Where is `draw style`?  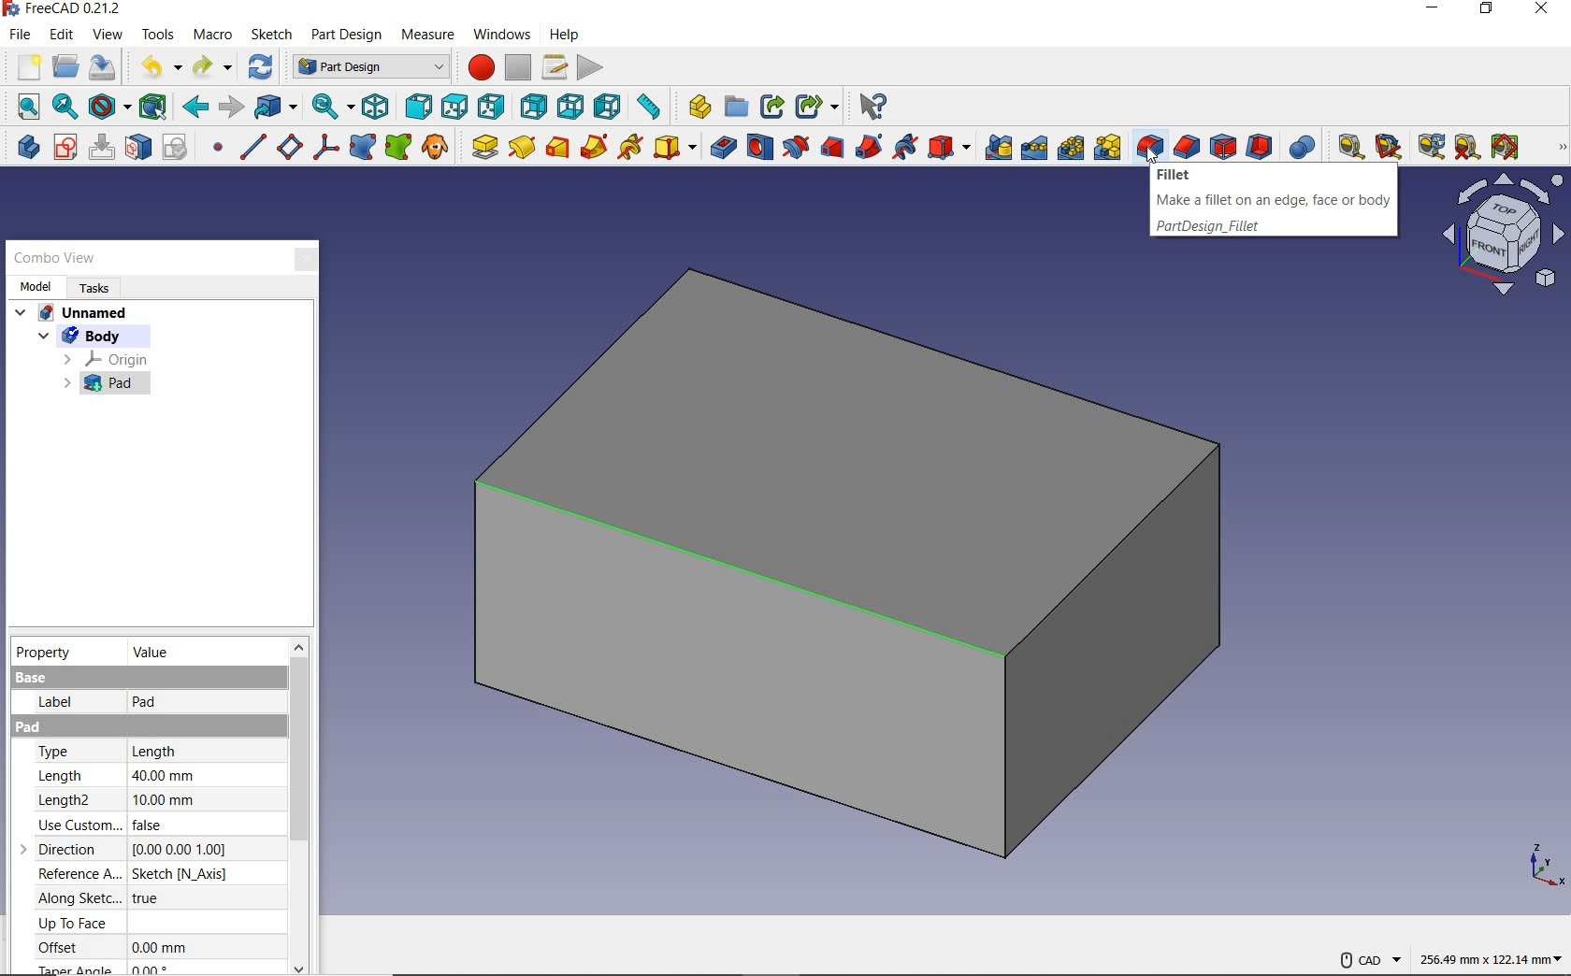 draw style is located at coordinates (111, 108).